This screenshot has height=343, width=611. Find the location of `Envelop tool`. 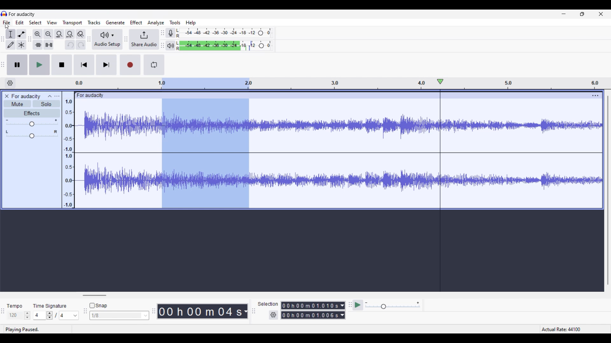

Envelop tool is located at coordinates (22, 34).